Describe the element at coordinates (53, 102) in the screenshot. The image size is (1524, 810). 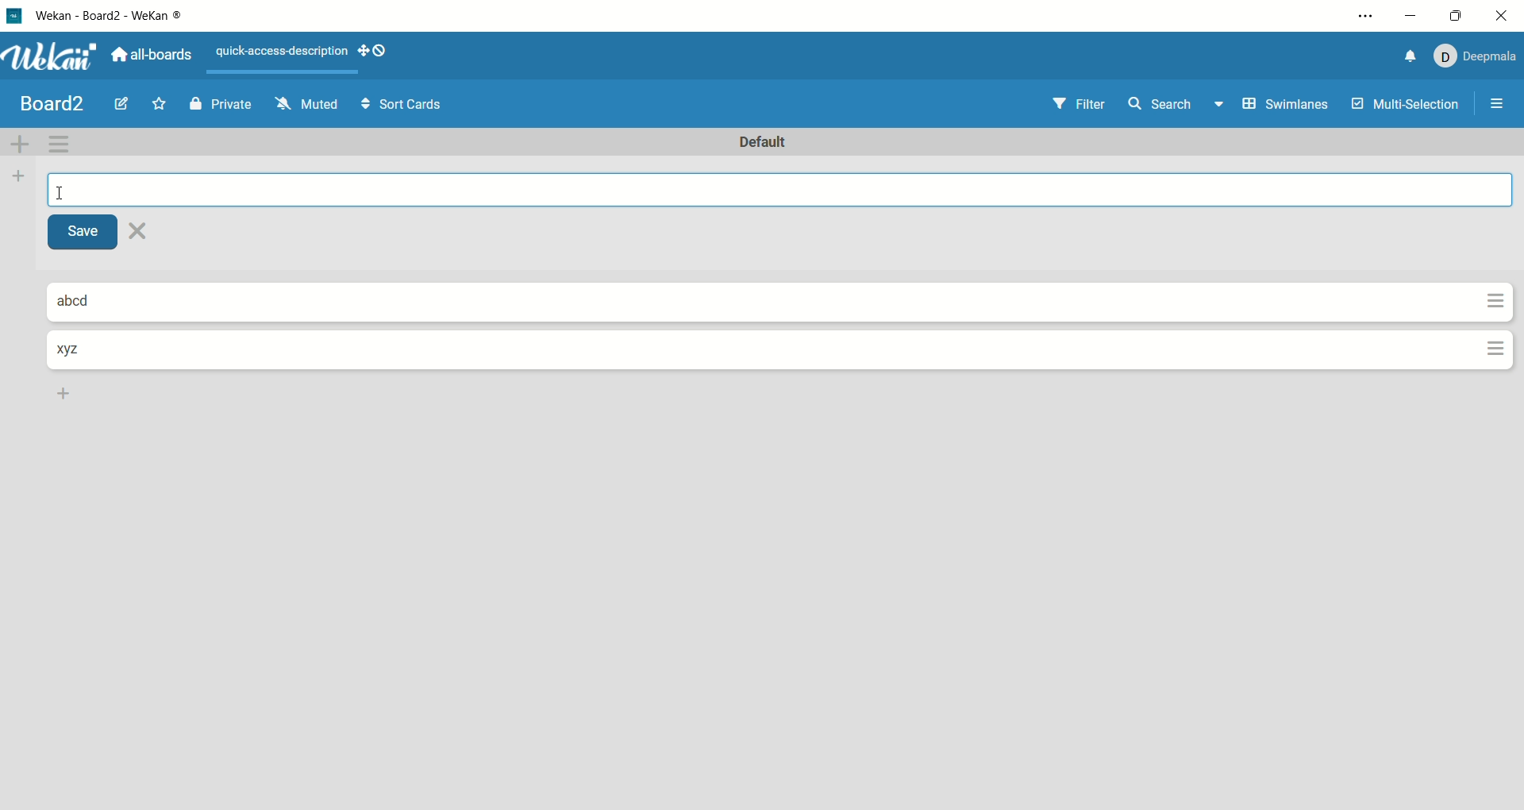
I see `title` at that location.